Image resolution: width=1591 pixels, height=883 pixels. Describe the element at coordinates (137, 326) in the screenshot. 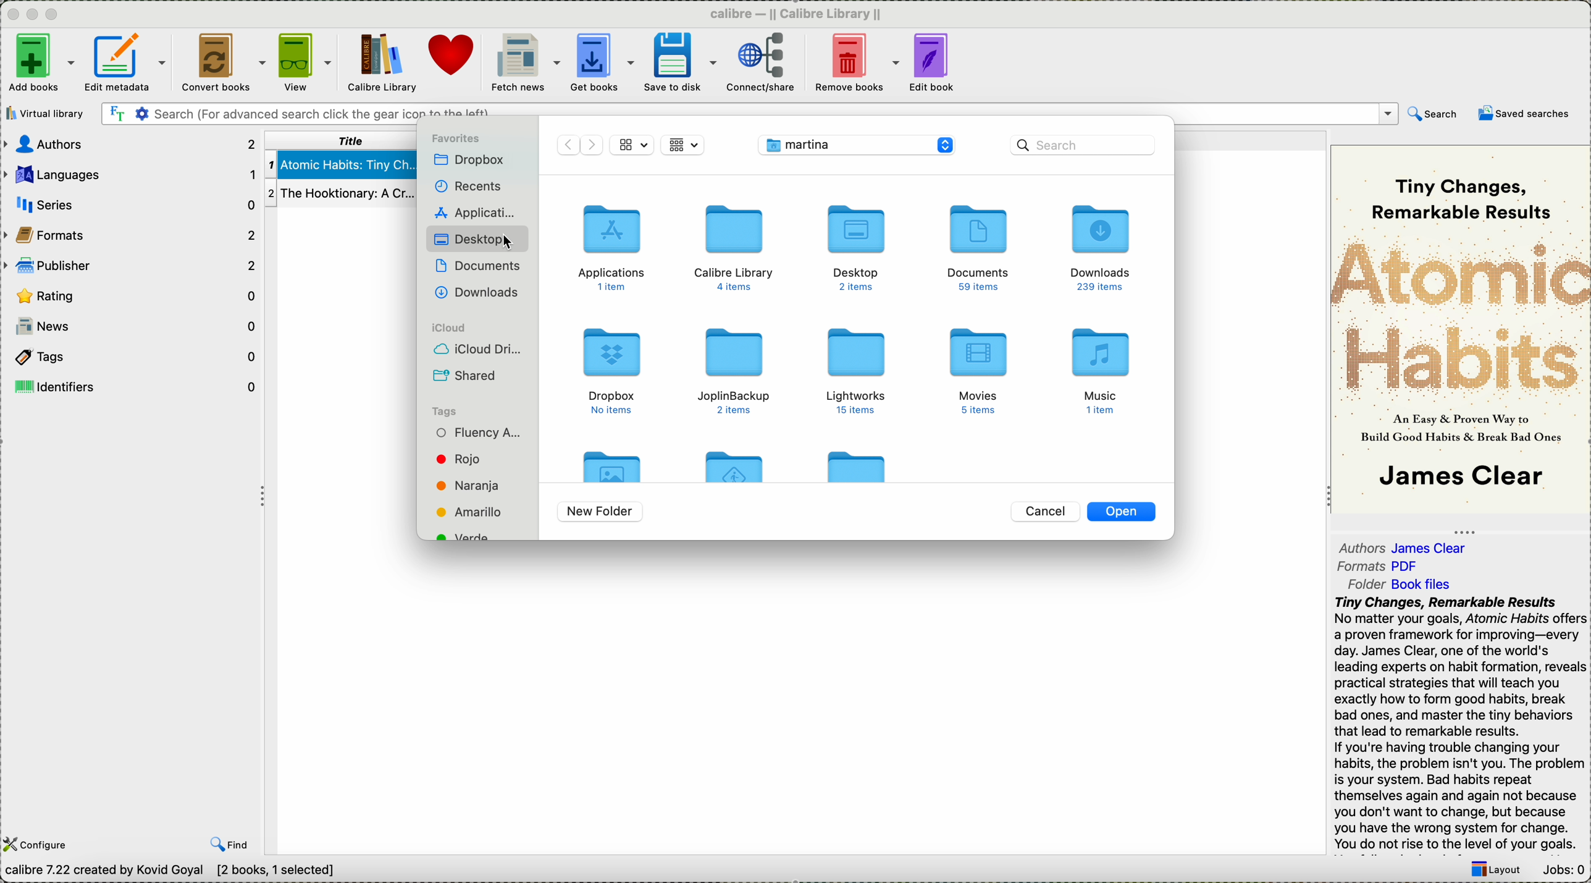

I see `news` at that location.